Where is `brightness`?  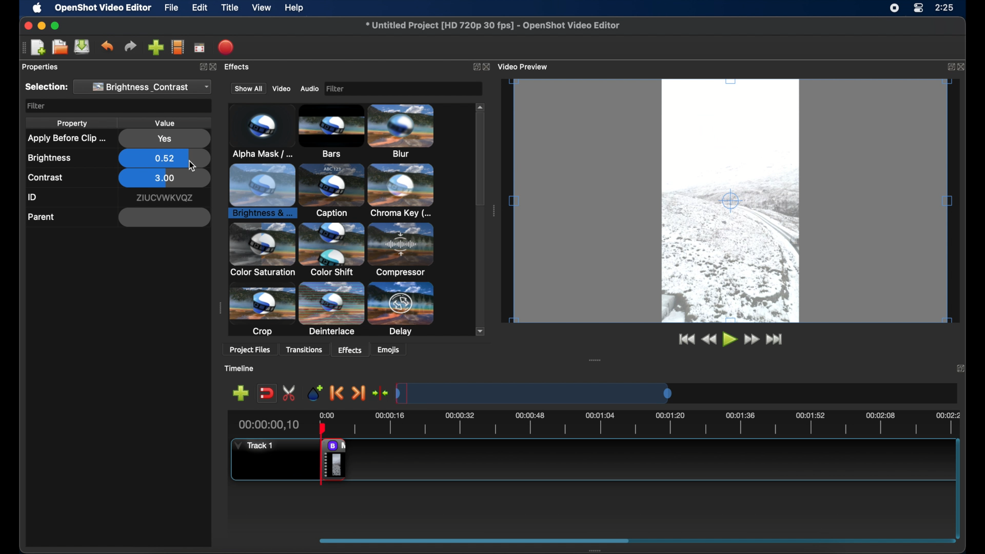 brightness is located at coordinates (50, 158).